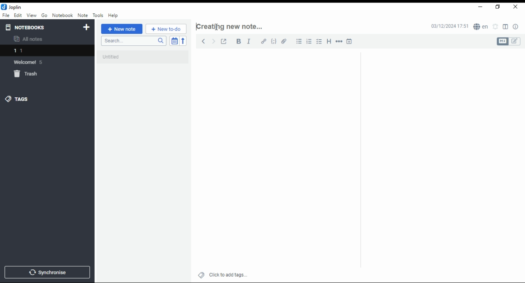  I want to click on all notes, so click(30, 39).